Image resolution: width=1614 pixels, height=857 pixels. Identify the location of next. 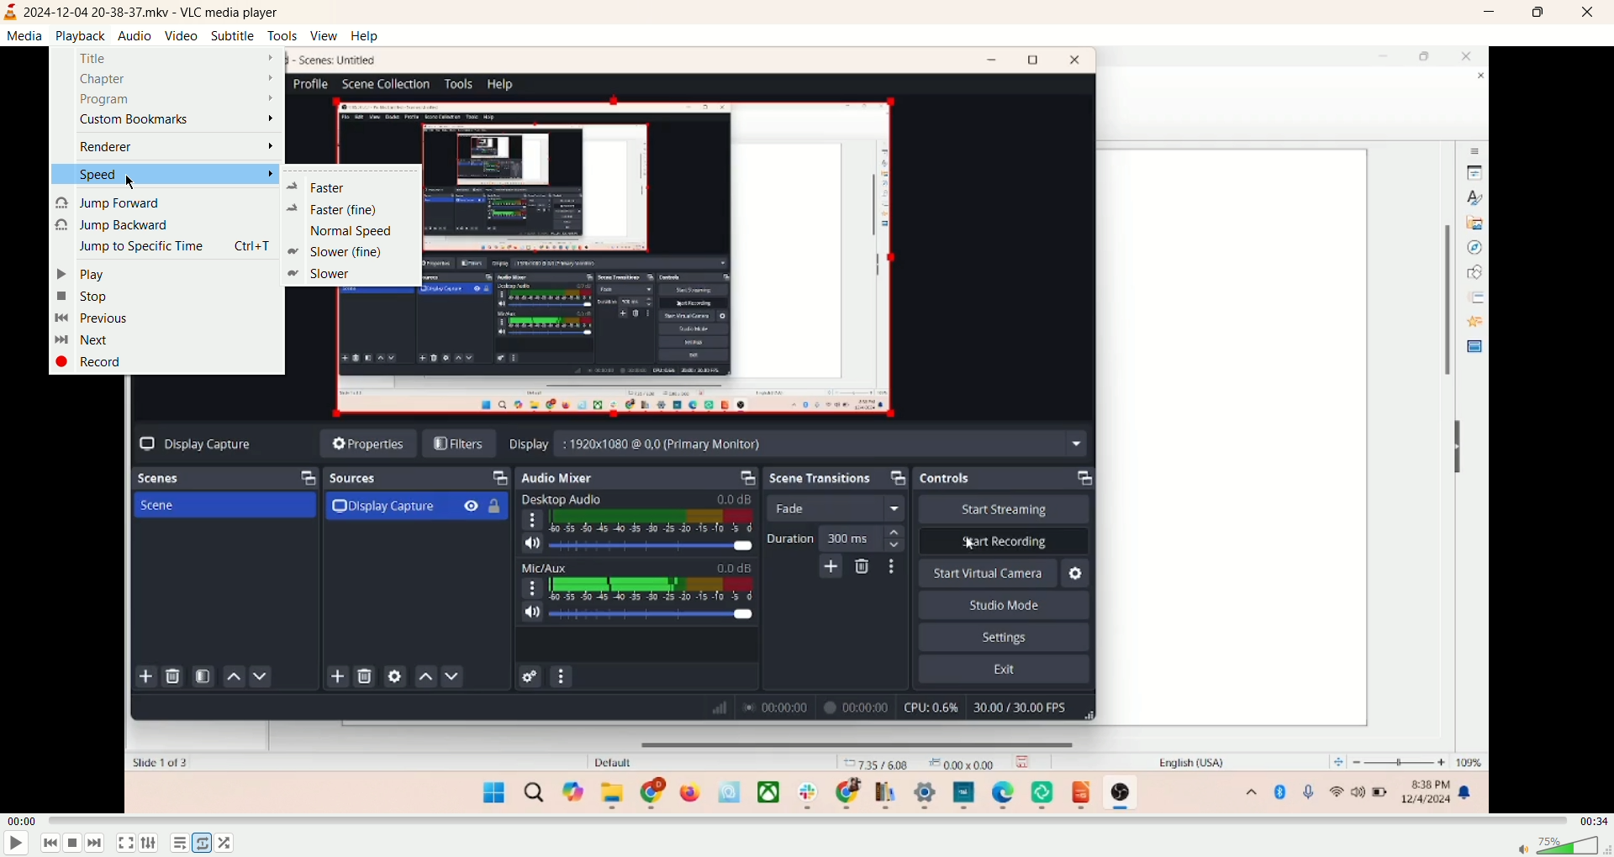
(103, 844).